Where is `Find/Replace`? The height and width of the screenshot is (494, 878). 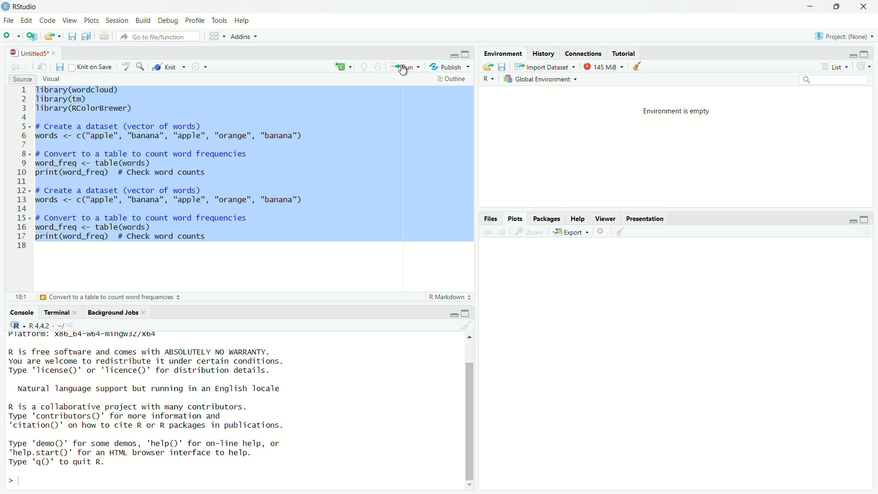 Find/Replace is located at coordinates (139, 66).